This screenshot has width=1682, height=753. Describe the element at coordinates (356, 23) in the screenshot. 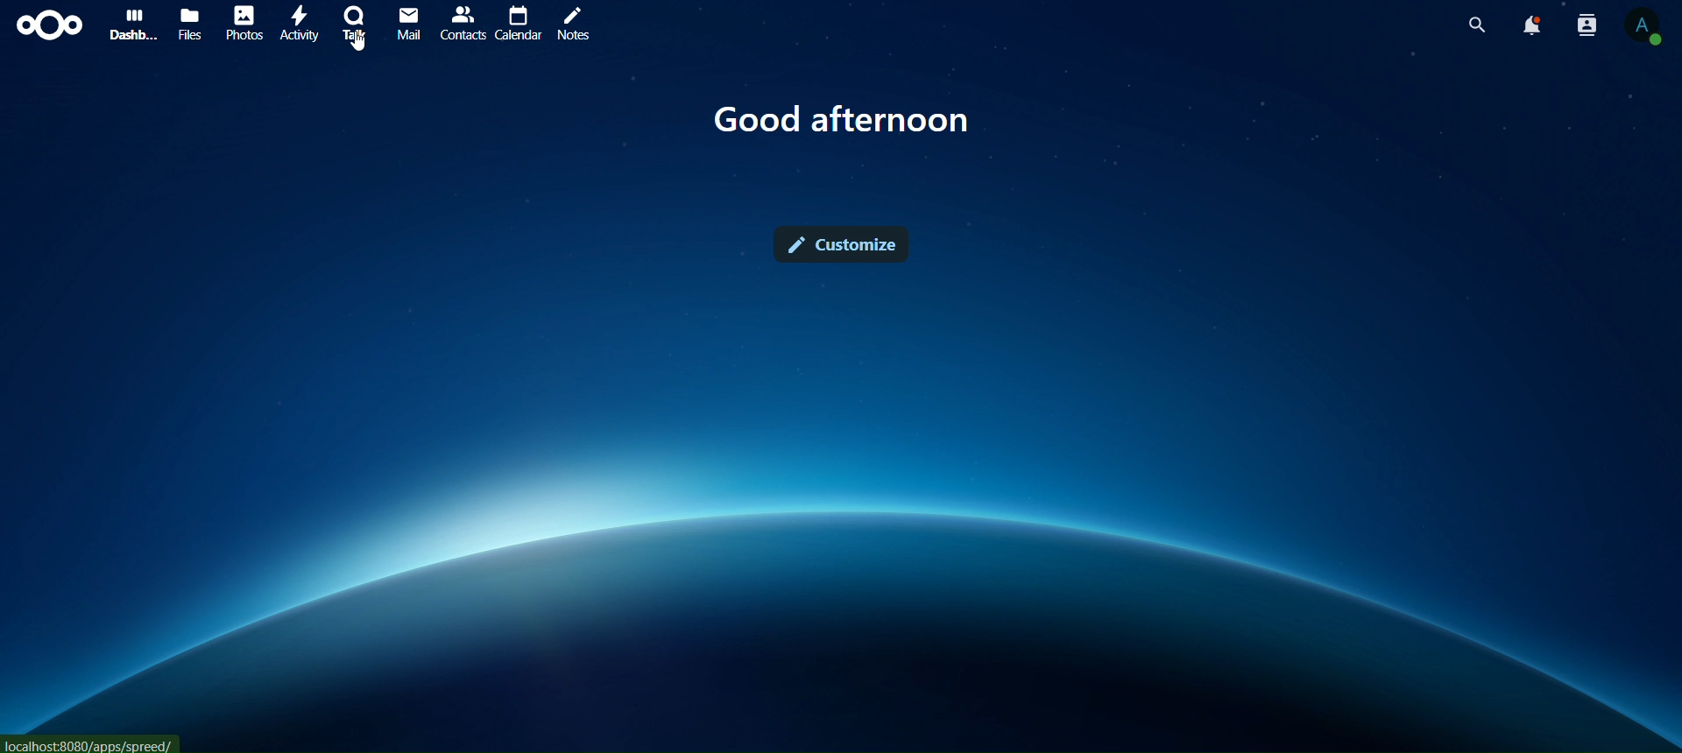

I see `talk` at that location.